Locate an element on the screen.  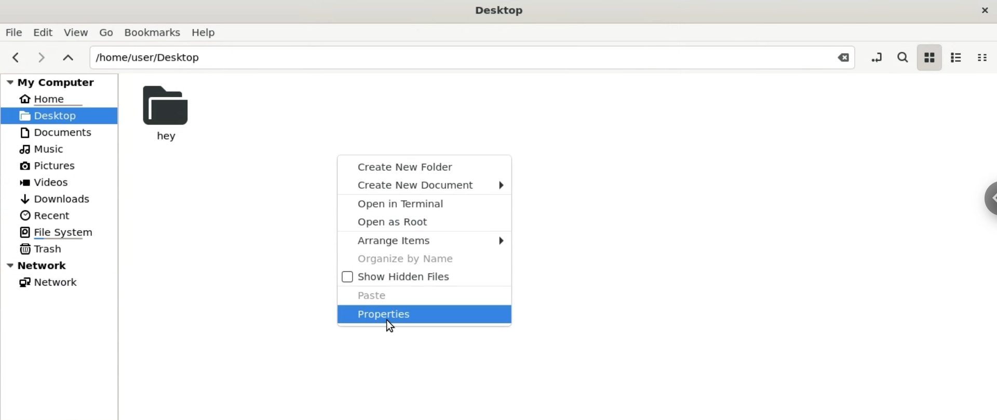
close is located at coordinates (983, 11).